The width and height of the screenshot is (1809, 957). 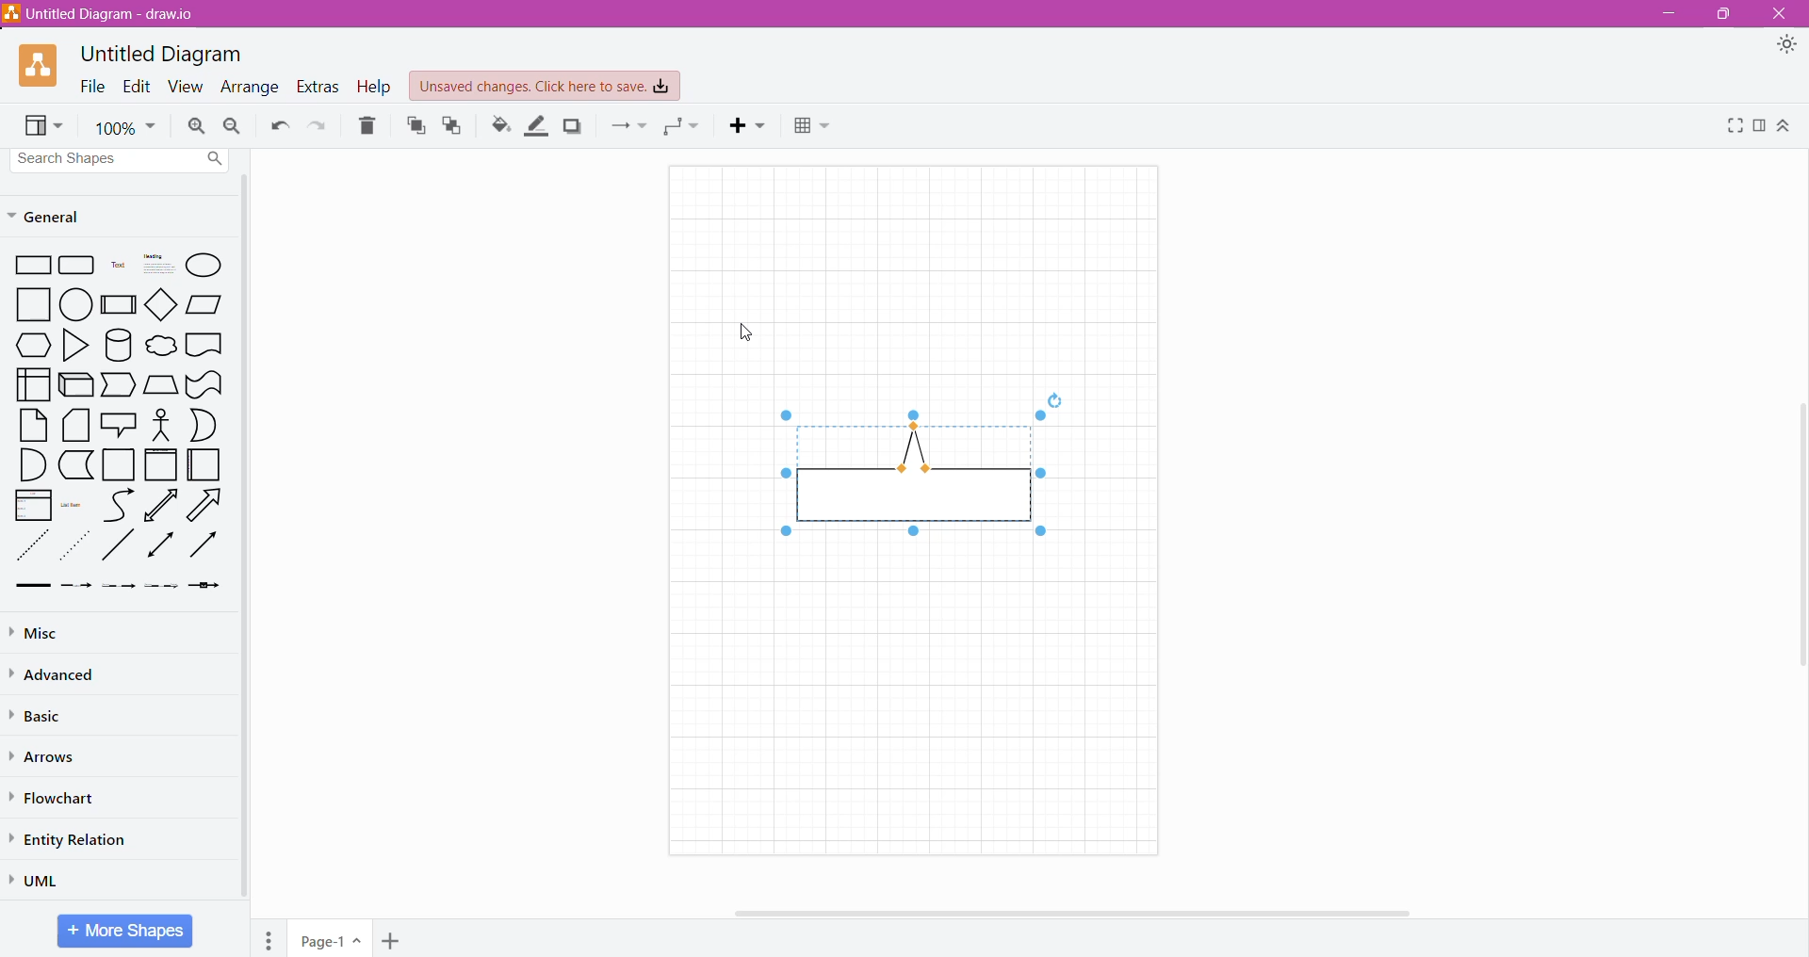 I want to click on Ellipse, so click(x=205, y=265).